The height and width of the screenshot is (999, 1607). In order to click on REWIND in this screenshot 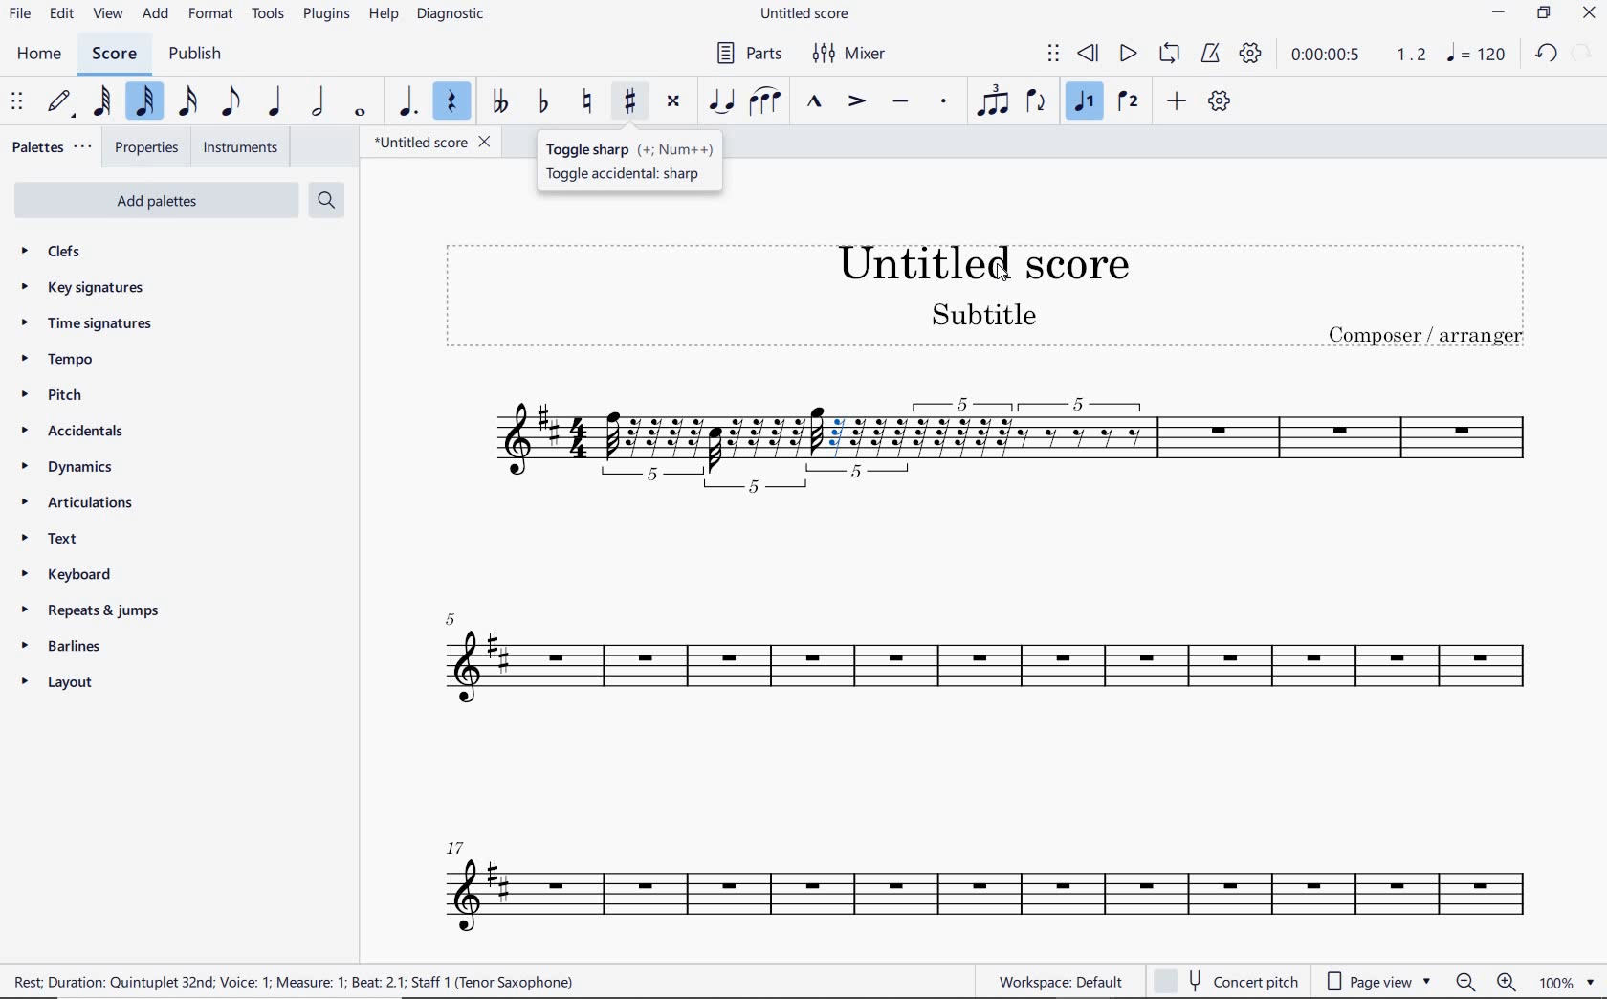, I will do `click(1091, 53)`.